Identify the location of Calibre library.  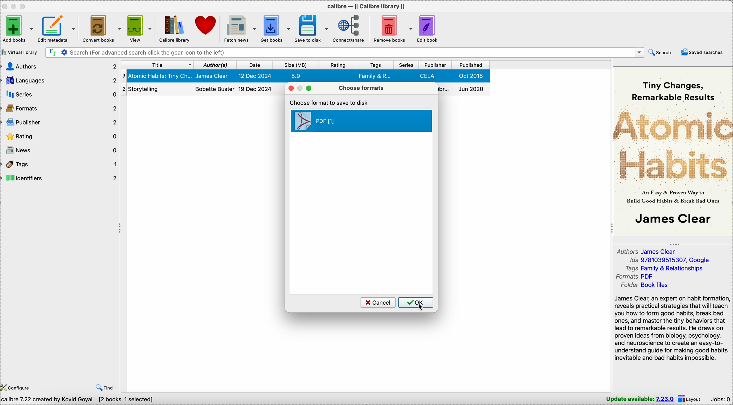
(174, 28).